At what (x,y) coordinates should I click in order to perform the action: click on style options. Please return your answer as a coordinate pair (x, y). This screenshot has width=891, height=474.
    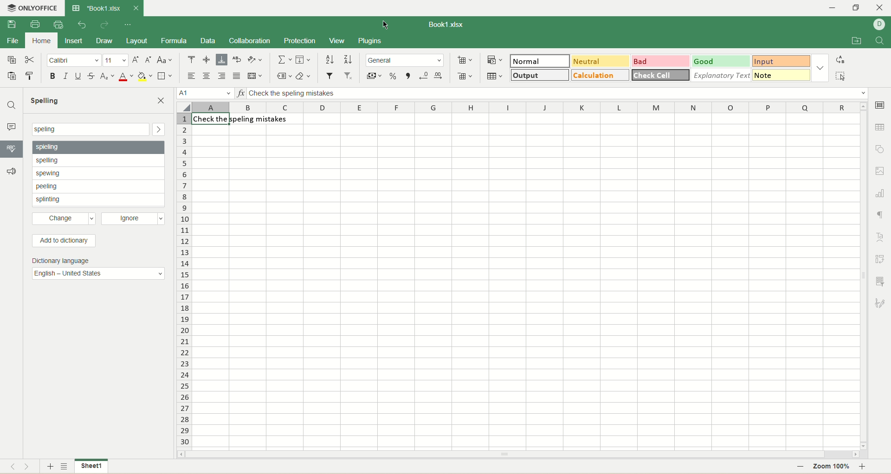
    Looking at the image, I should click on (820, 70).